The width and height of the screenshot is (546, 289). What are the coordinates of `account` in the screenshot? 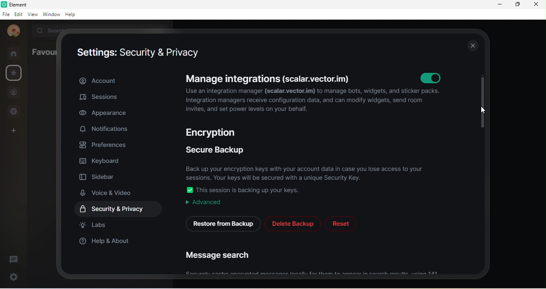 It's located at (12, 32).